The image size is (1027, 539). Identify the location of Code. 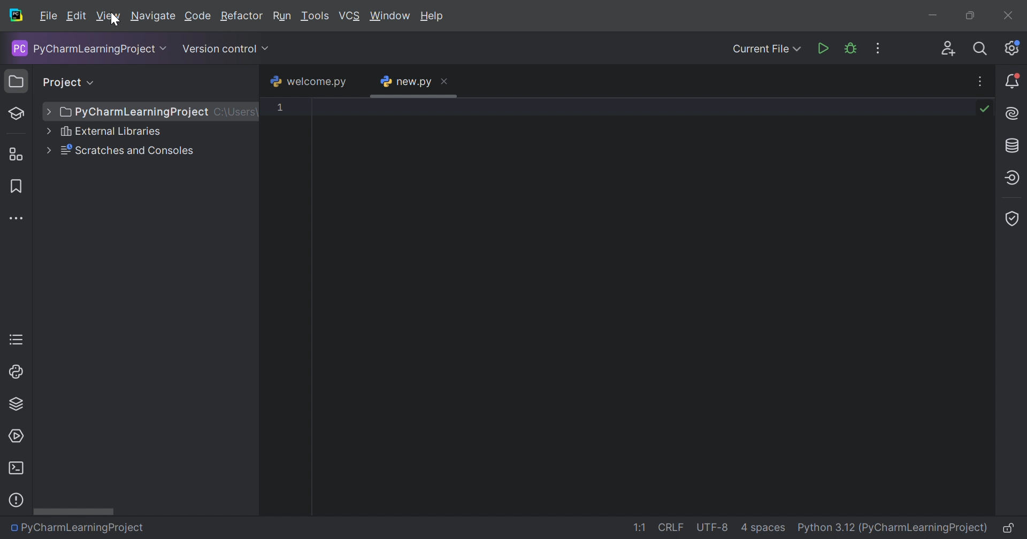
(197, 17).